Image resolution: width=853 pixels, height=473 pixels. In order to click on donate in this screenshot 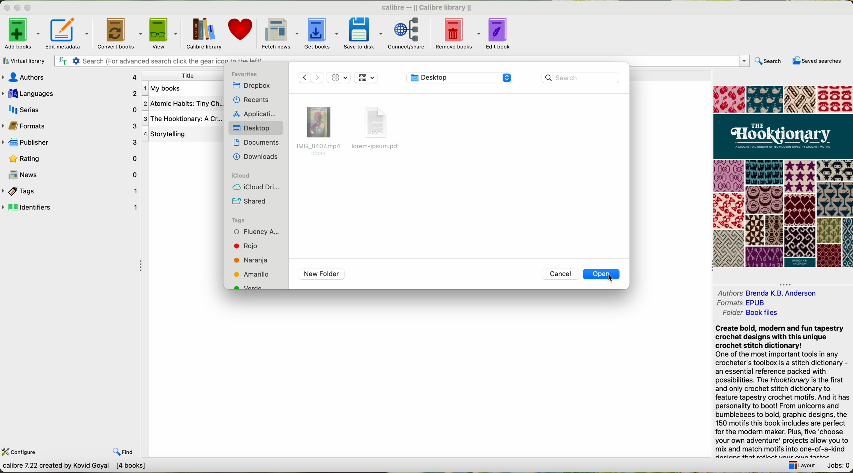, I will do `click(241, 29)`.